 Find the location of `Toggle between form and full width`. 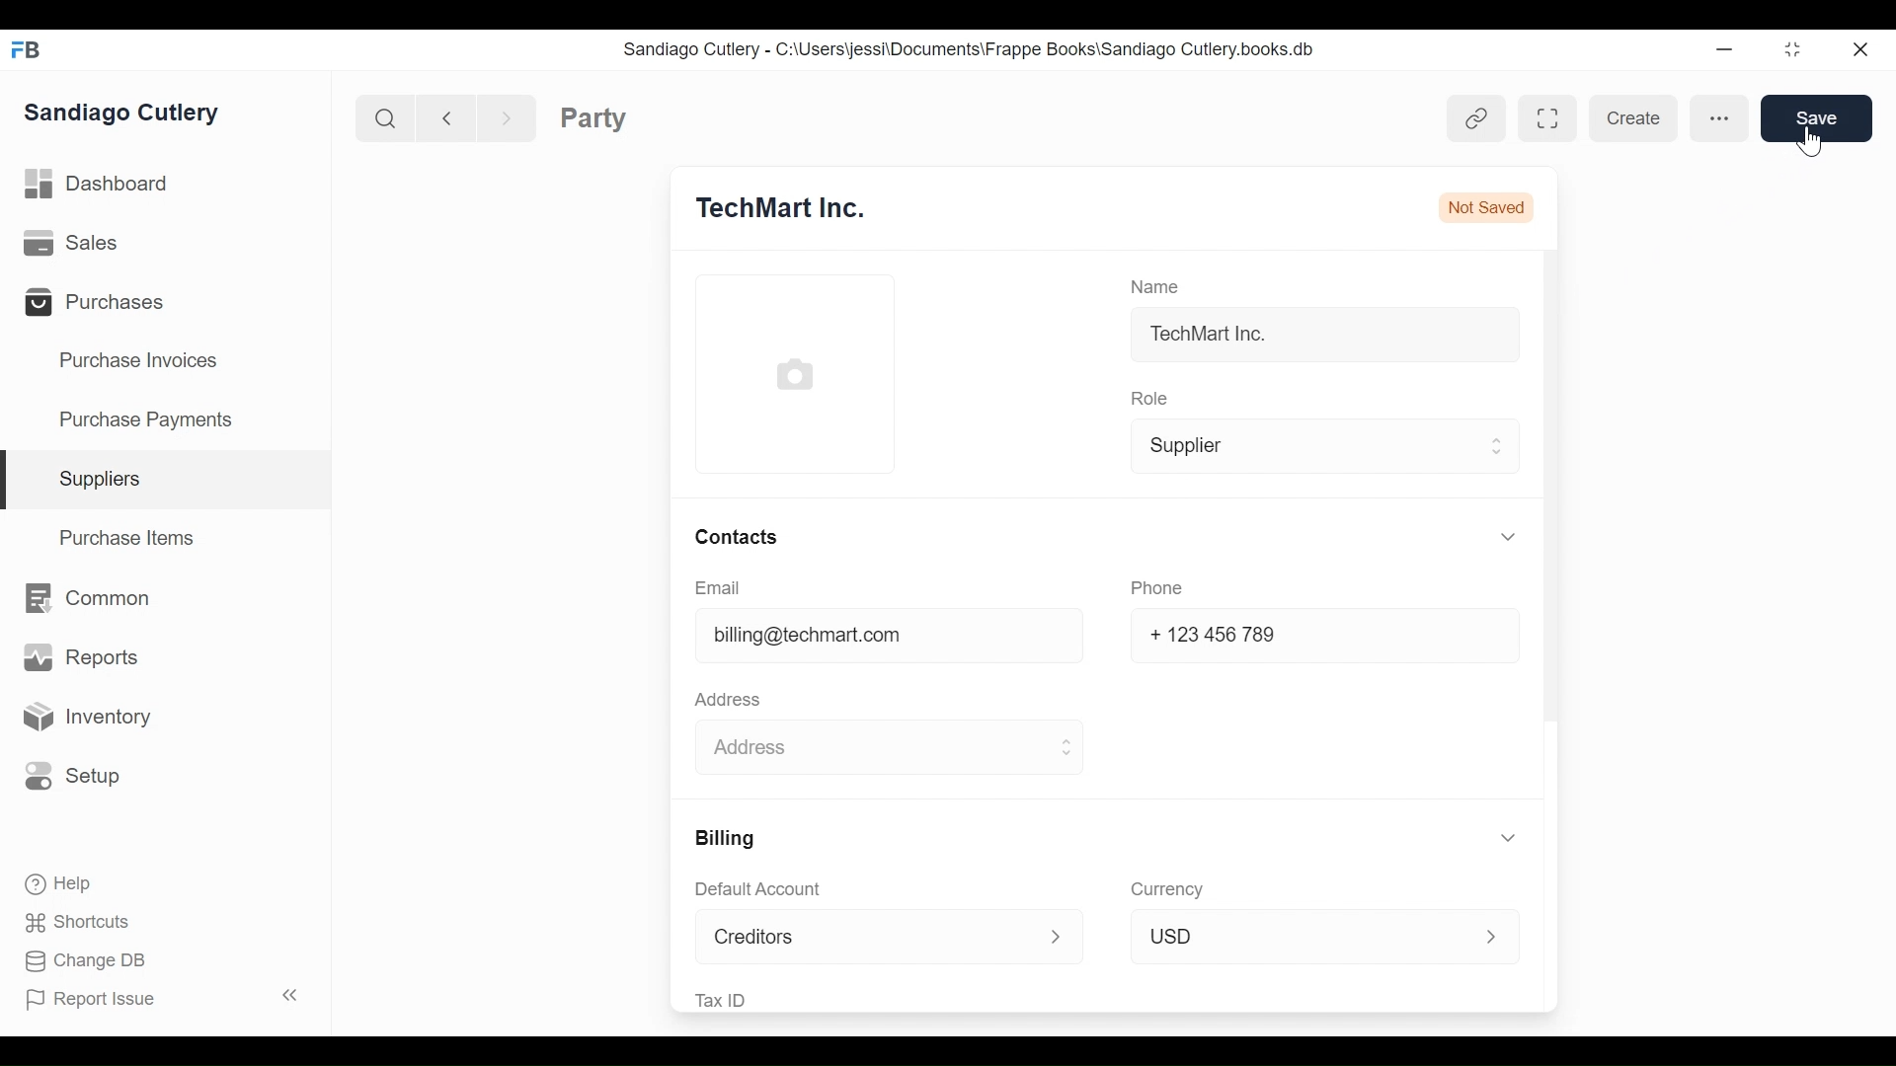

Toggle between form and full width is located at coordinates (1540, 118).